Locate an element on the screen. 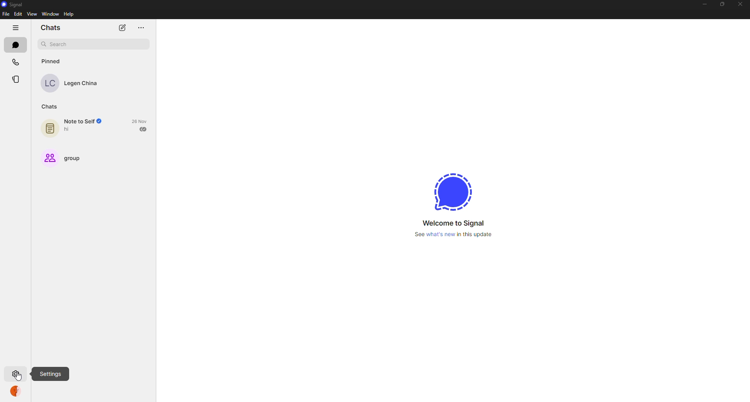  settings is located at coordinates (50, 374).